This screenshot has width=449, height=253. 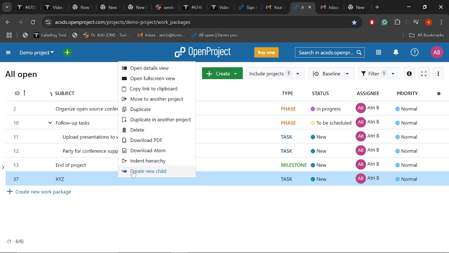 What do you see at coordinates (287, 94) in the screenshot?
I see `Type` at bounding box center [287, 94].